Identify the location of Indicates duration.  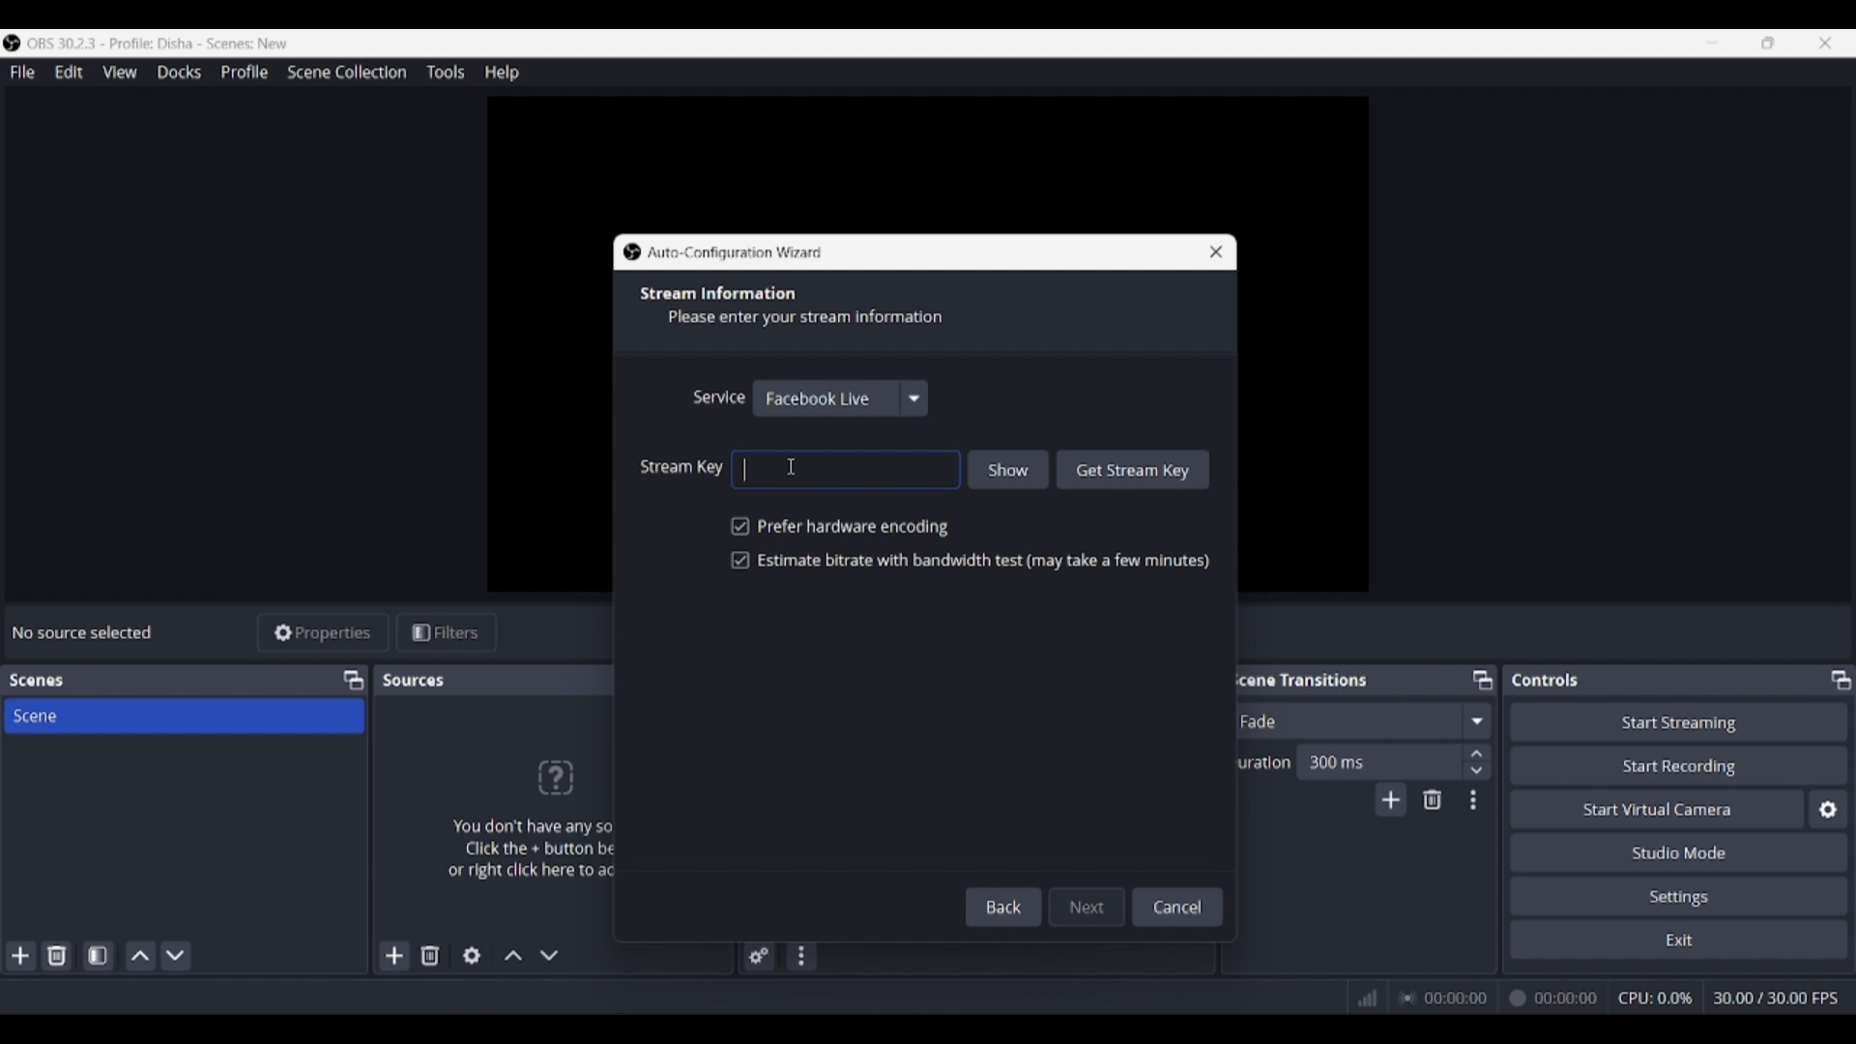
(1259, 762).